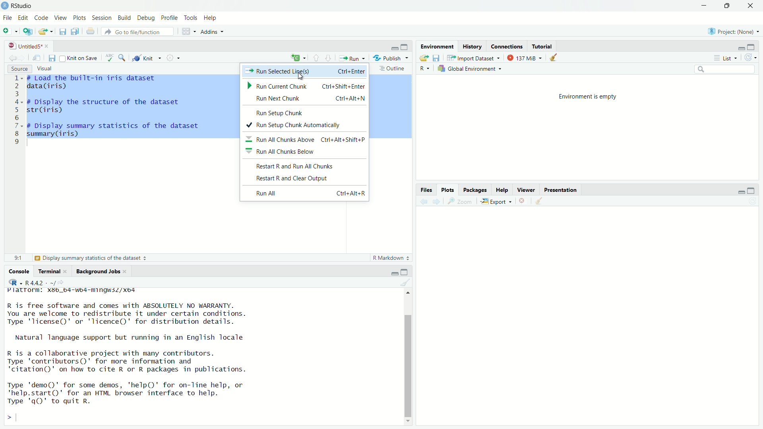  What do you see at coordinates (438, 57) in the screenshot?
I see `Save` at bounding box center [438, 57].